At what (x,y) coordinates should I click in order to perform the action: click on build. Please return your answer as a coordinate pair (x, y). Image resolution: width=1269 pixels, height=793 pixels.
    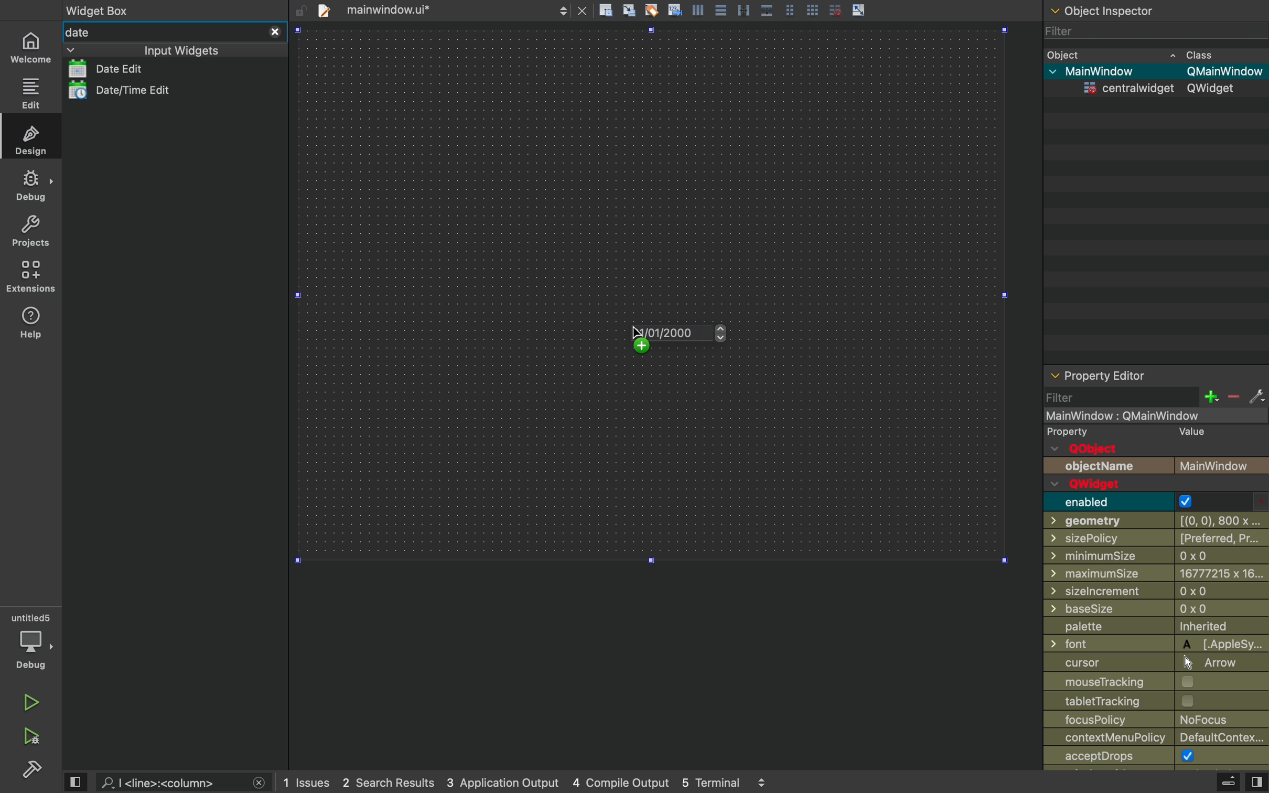
    Looking at the image, I should click on (33, 769).